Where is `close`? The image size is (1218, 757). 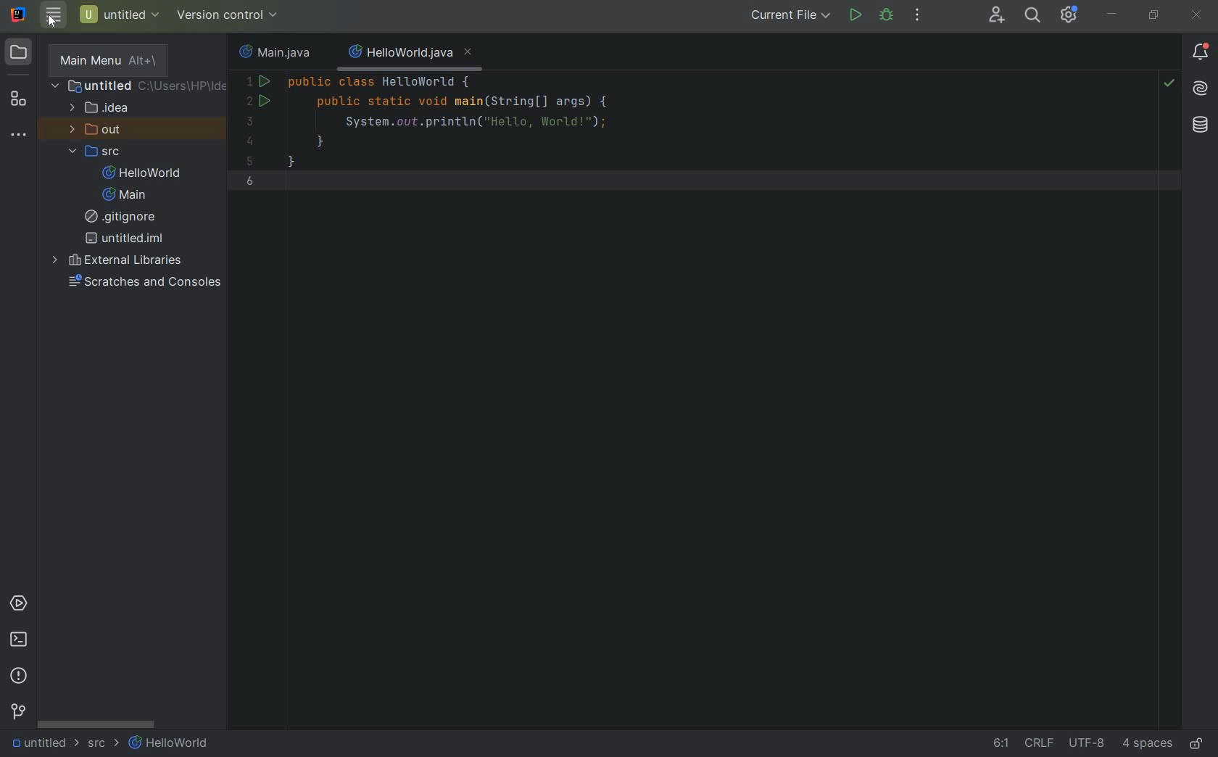 close is located at coordinates (1198, 16).